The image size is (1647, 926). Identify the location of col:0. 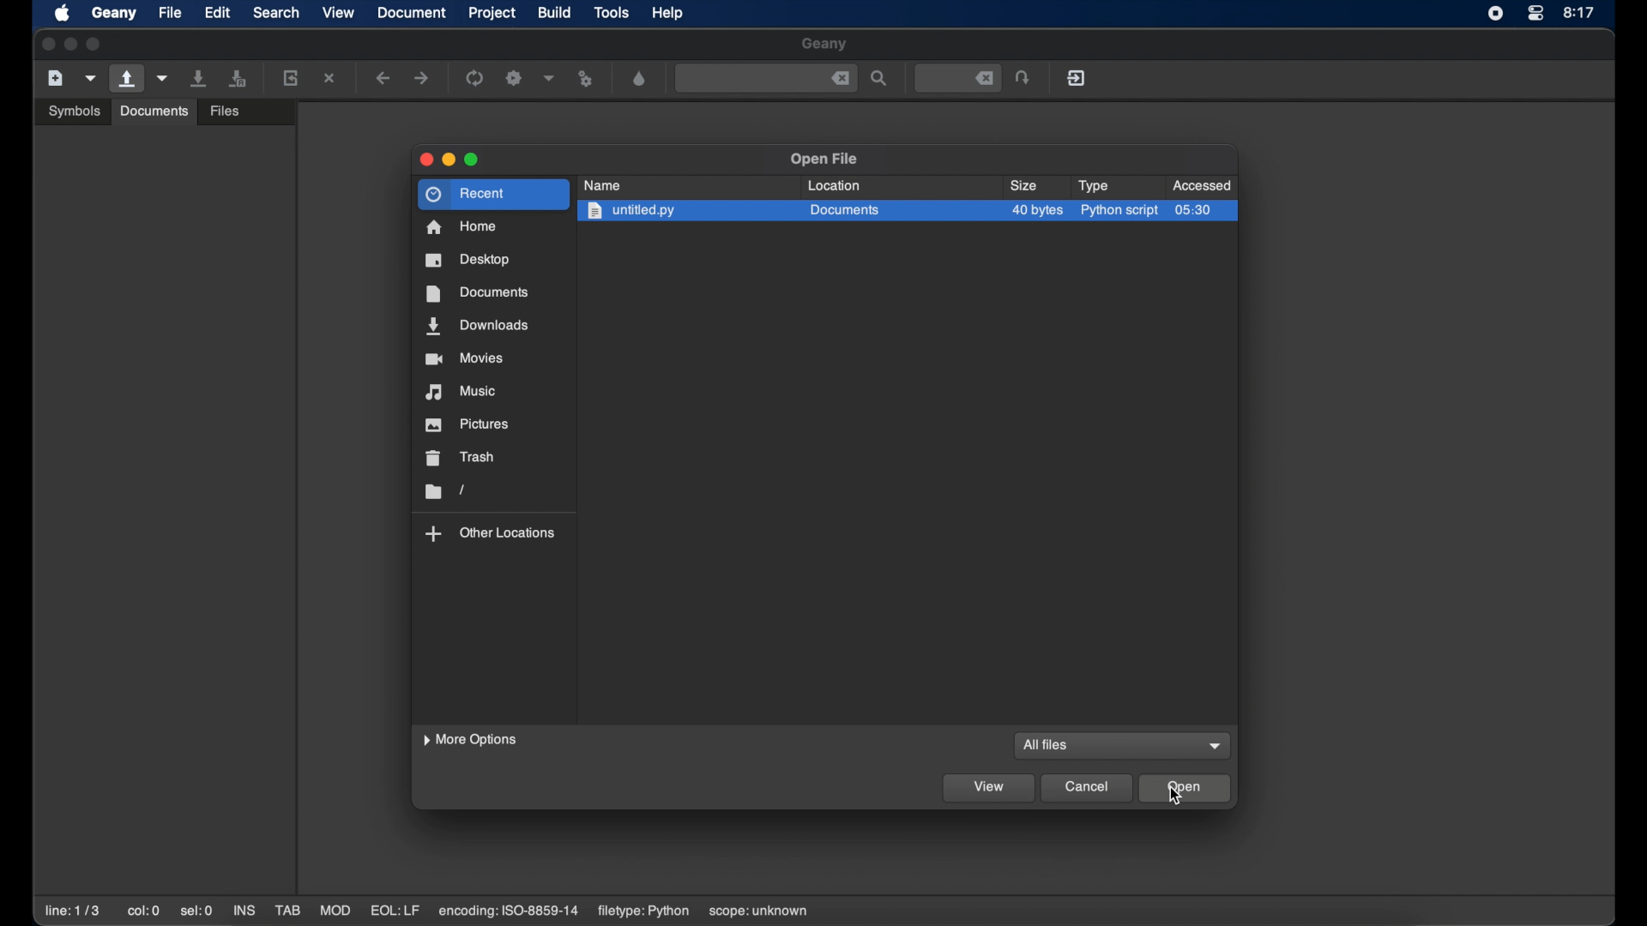
(144, 911).